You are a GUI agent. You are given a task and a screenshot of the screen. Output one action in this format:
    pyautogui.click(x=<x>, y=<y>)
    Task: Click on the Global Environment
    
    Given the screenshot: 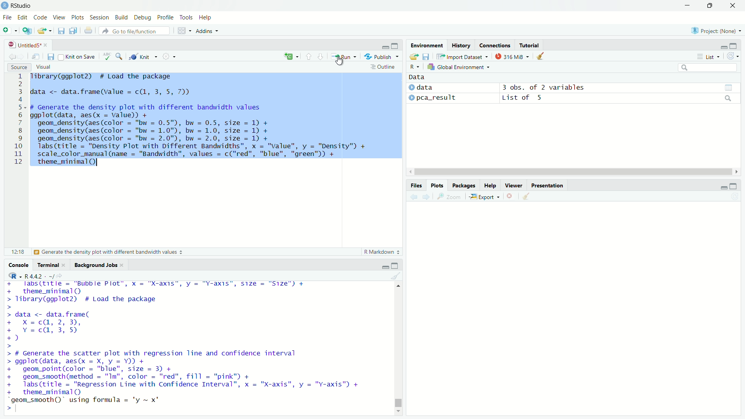 What is the action you would take?
    pyautogui.click(x=459, y=67)
    